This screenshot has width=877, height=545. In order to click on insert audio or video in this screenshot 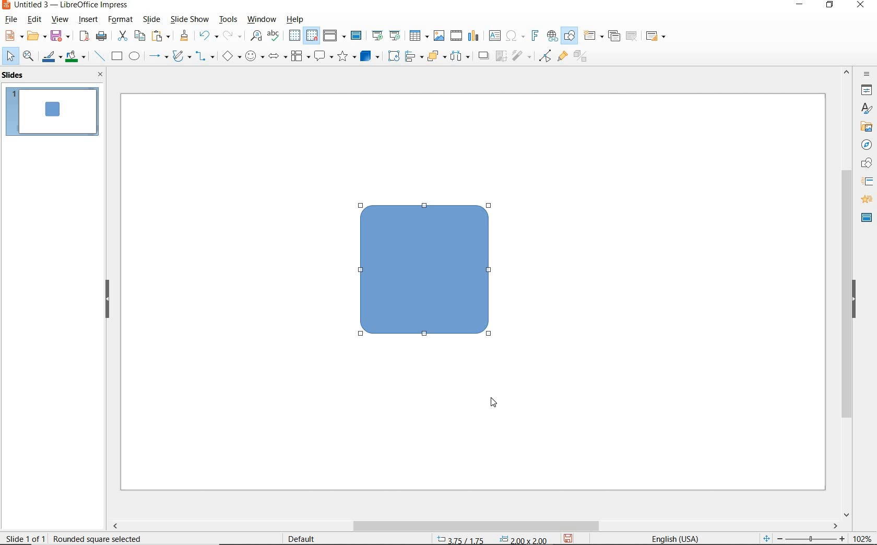, I will do `click(457, 36)`.